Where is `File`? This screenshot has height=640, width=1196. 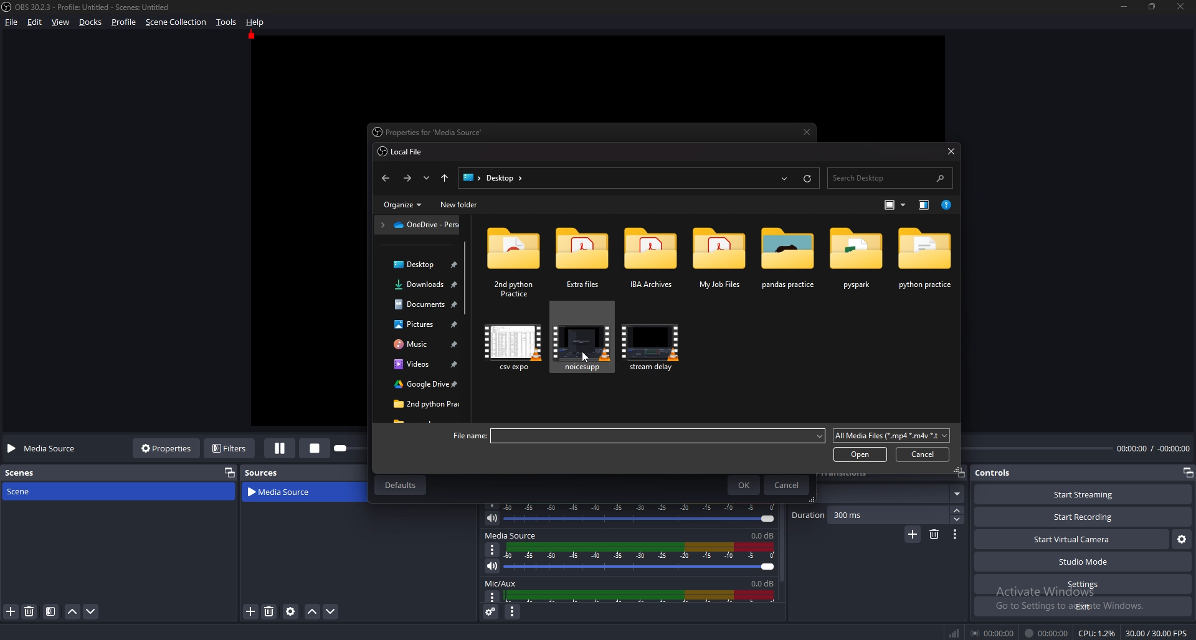
File is located at coordinates (14, 22).